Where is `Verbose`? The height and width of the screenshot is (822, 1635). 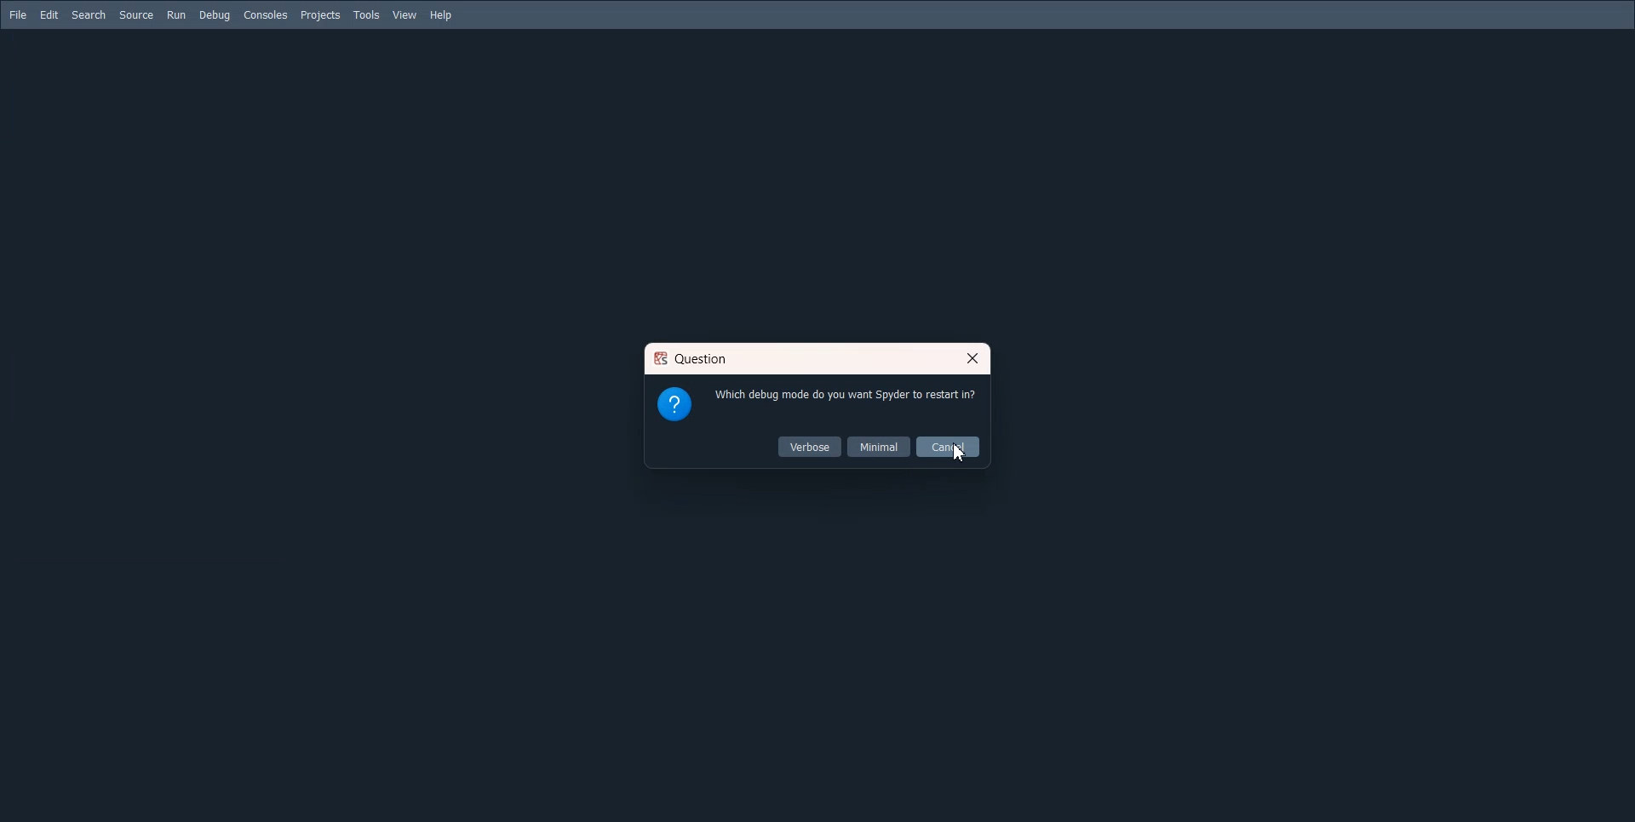 Verbose is located at coordinates (811, 447).